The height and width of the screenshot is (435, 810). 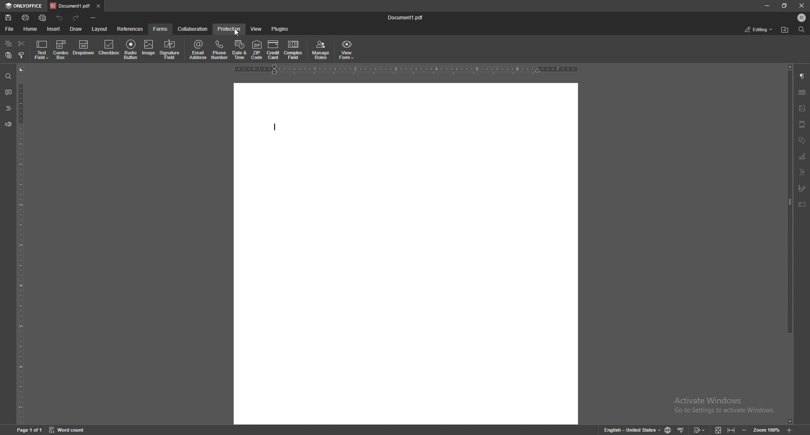 I want to click on spell check, so click(x=682, y=430).